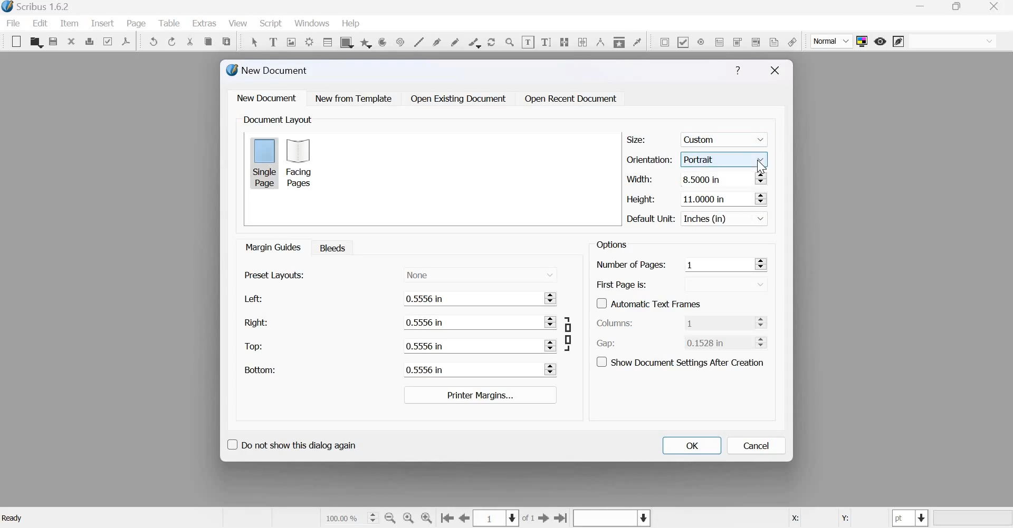 The width and height of the screenshot is (1013, 528). I want to click on Increase and Decrease, so click(761, 263).